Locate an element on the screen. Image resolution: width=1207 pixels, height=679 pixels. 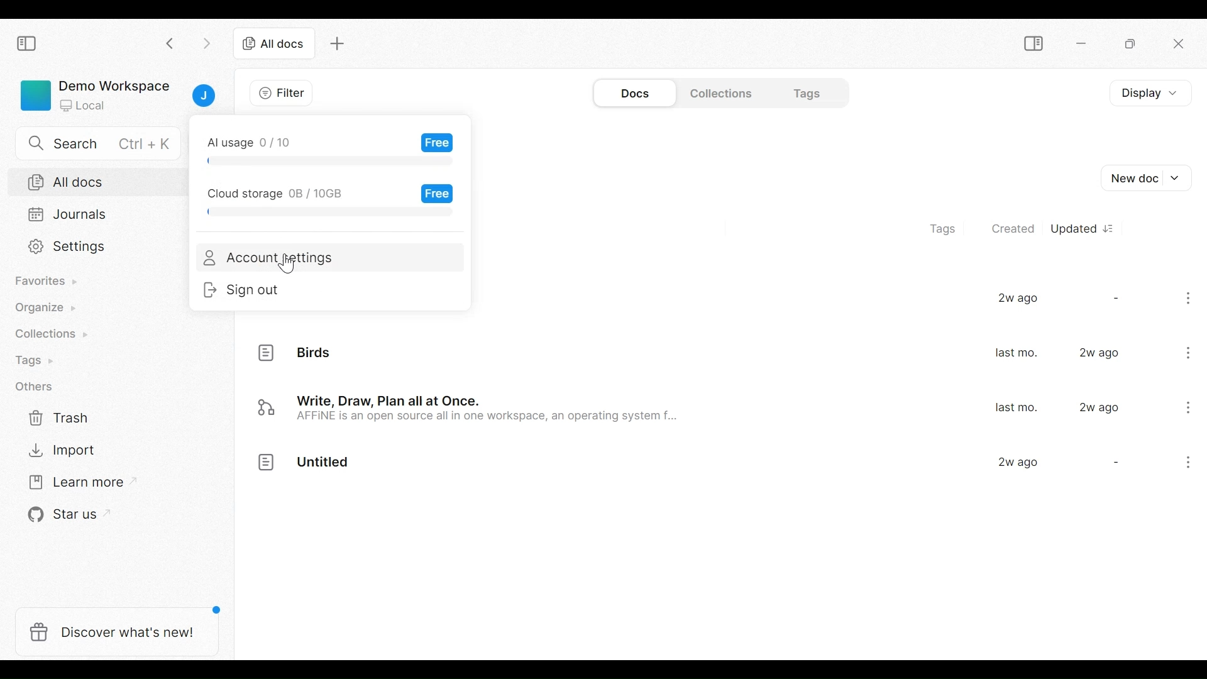
Free is located at coordinates (435, 142).